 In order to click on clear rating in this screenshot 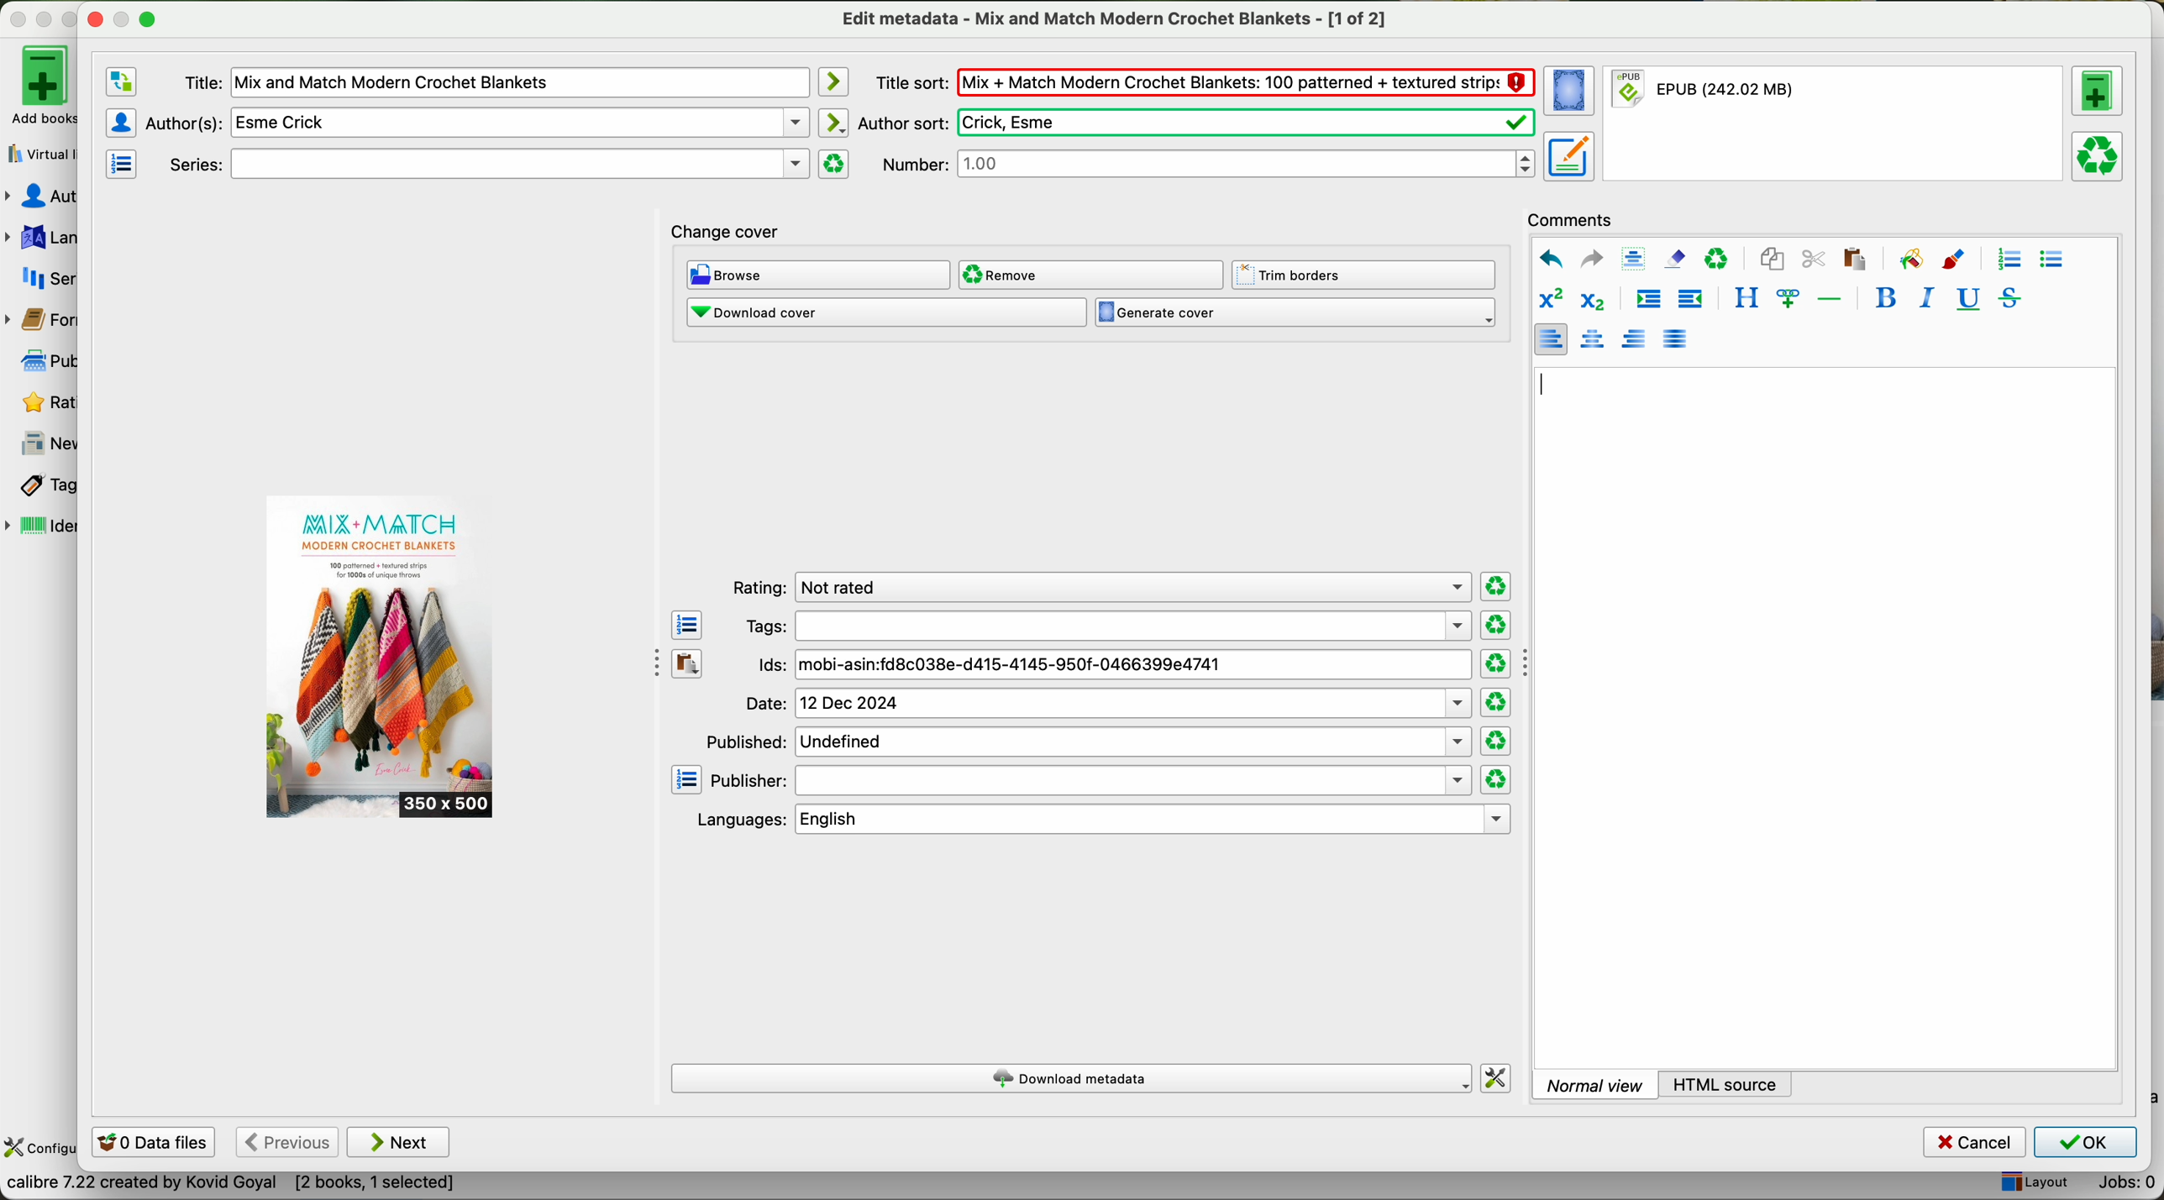, I will do `click(1497, 741)`.